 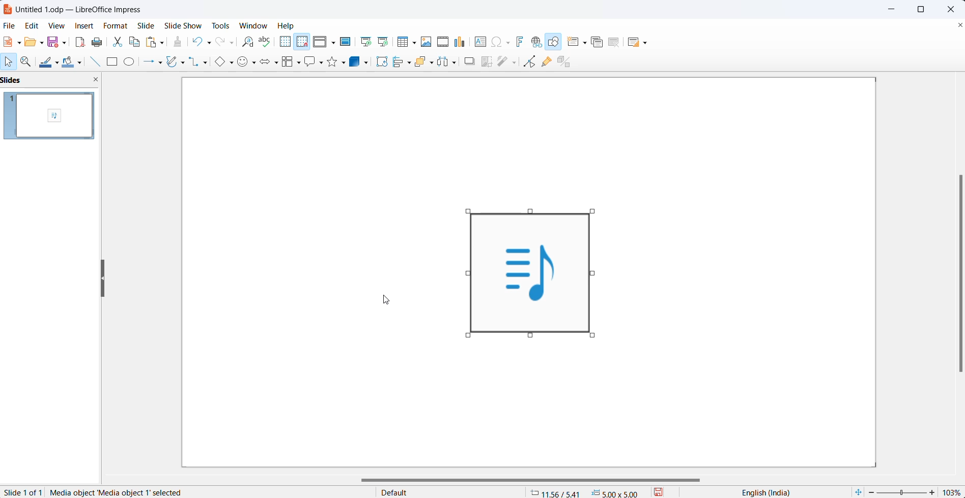 I want to click on insert fontwork, so click(x=522, y=41).